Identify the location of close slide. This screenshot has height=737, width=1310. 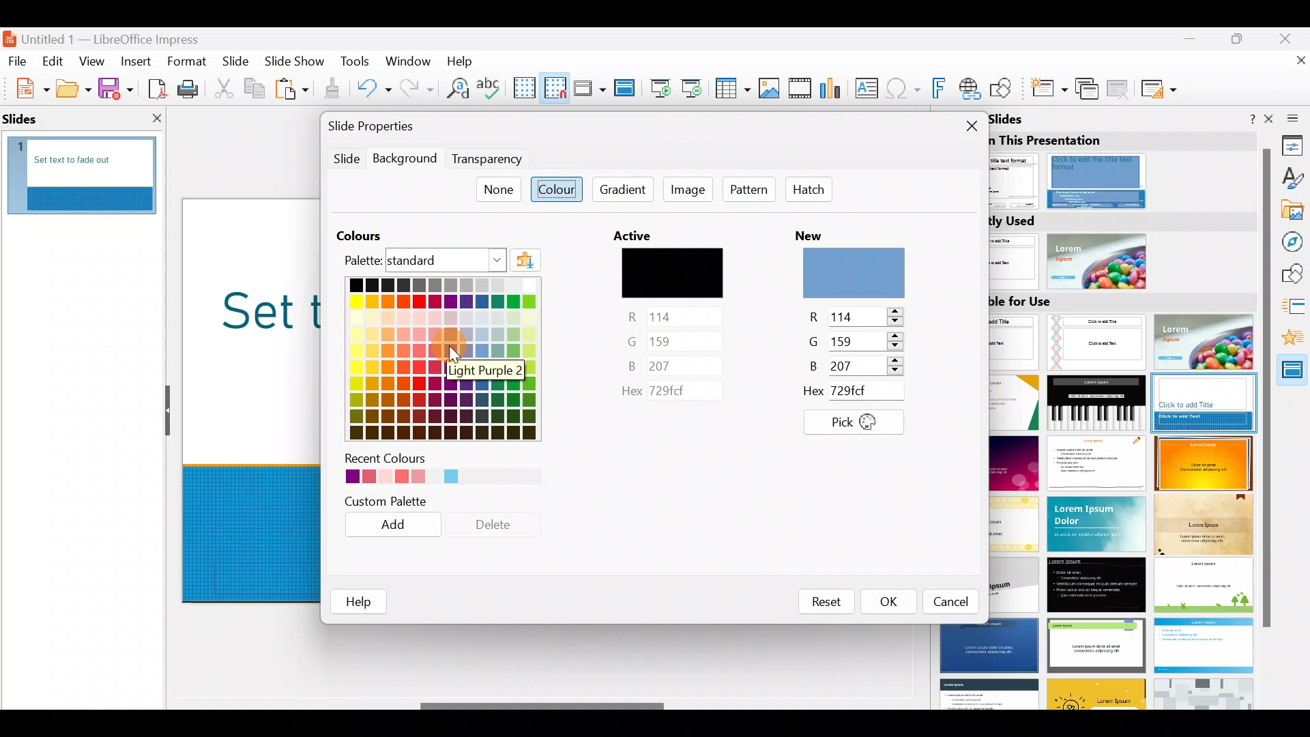
(156, 117).